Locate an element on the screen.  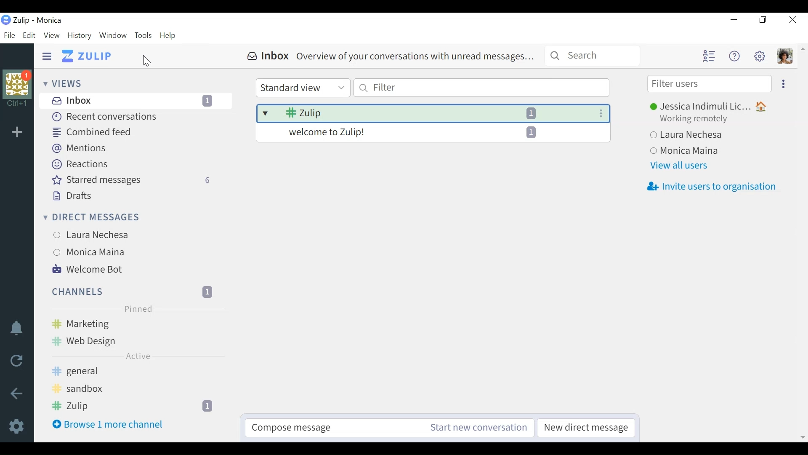
Welcome Bot is located at coordinates (87, 270).